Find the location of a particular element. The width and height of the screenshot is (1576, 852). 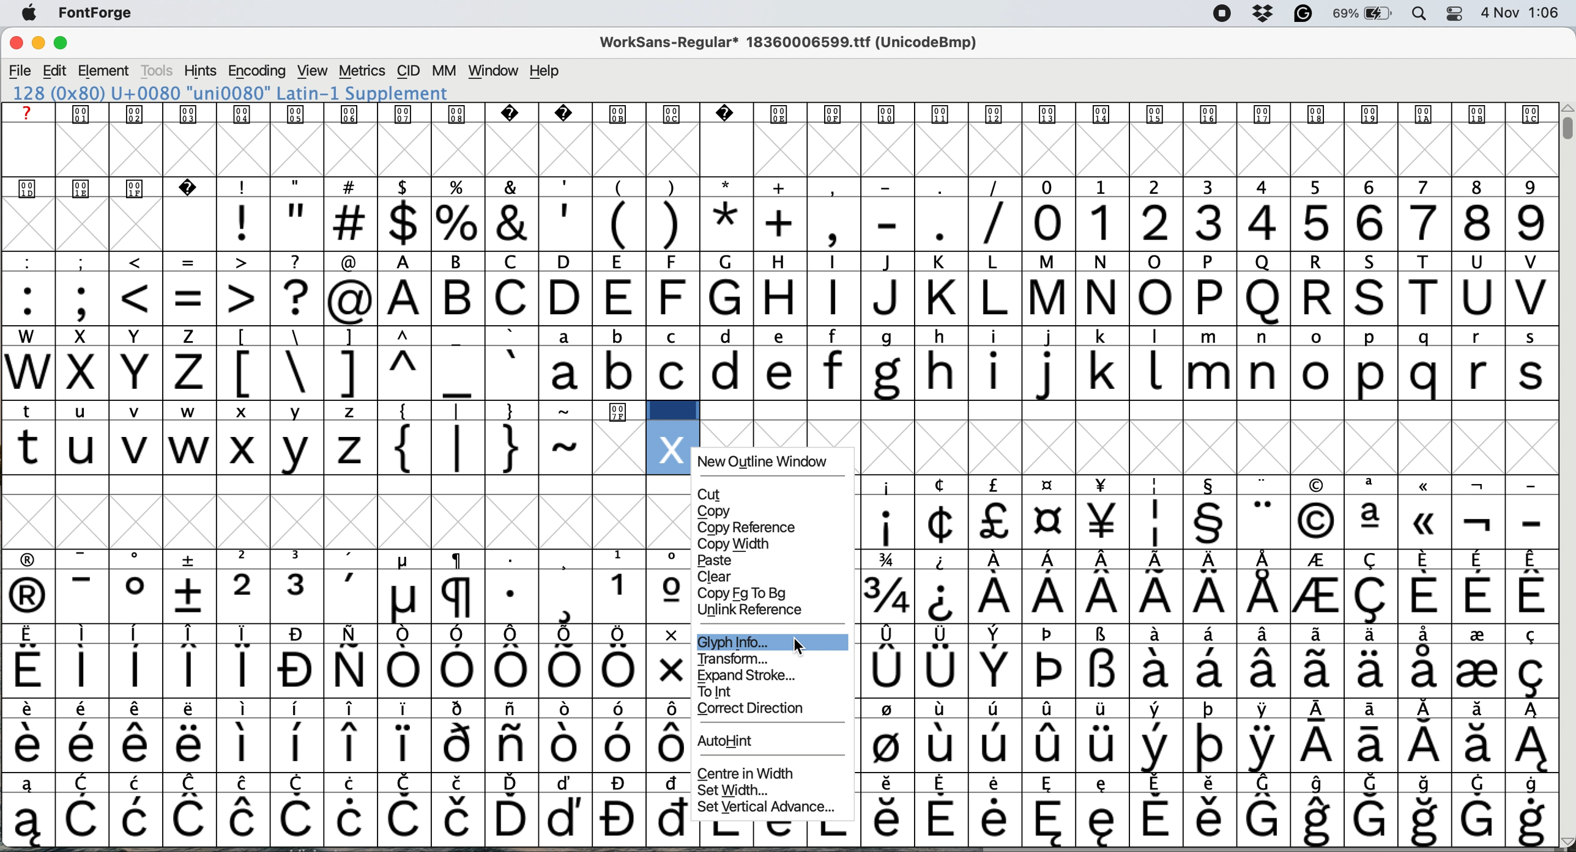

to int is located at coordinates (726, 692).